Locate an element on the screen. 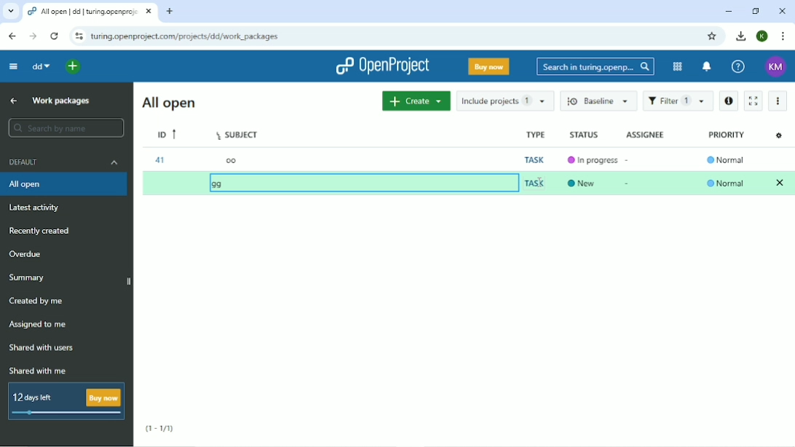  Summary is located at coordinates (27, 277).